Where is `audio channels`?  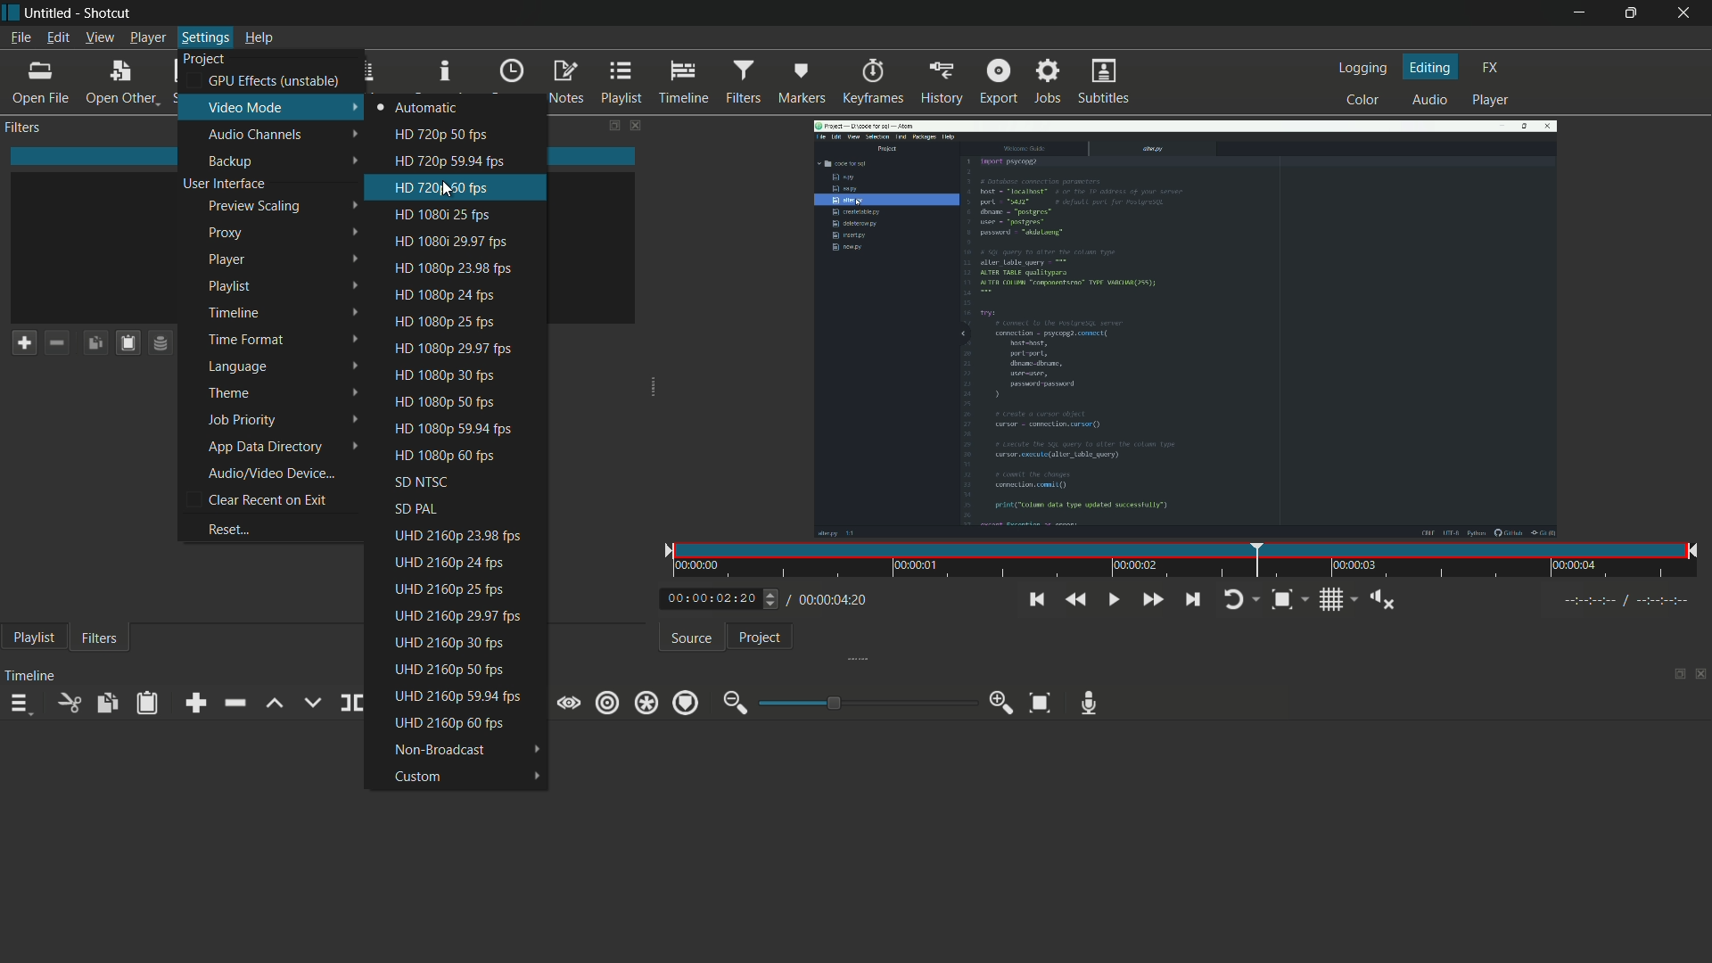
audio channels is located at coordinates (272, 135).